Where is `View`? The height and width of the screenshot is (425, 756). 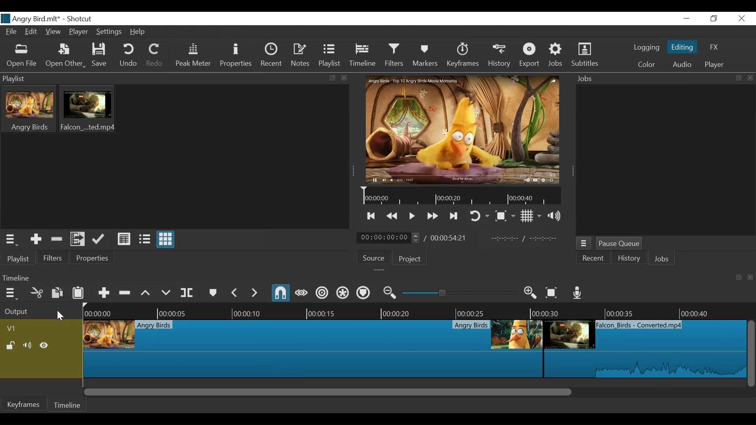 View is located at coordinates (54, 32).